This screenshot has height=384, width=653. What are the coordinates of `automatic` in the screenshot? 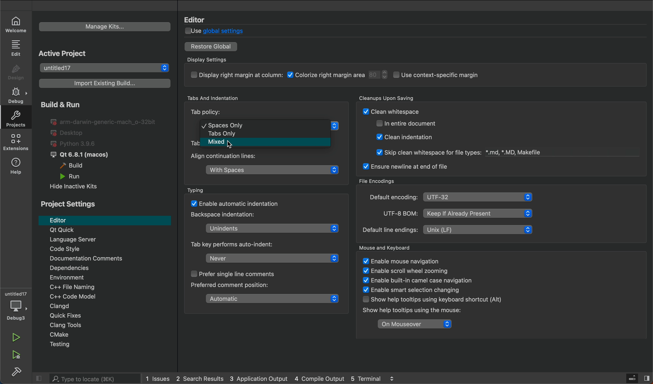 It's located at (269, 300).